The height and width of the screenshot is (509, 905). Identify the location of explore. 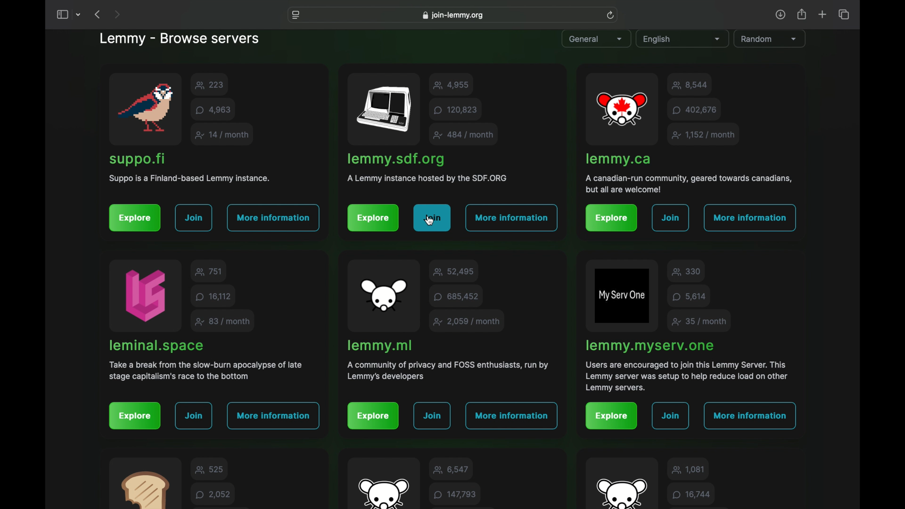
(135, 416).